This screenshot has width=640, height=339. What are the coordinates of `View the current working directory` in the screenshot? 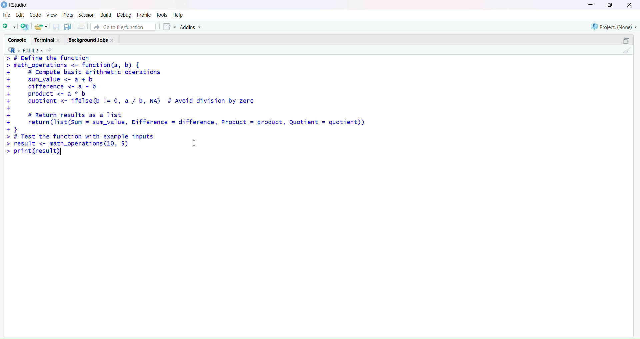 It's located at (50, 50).